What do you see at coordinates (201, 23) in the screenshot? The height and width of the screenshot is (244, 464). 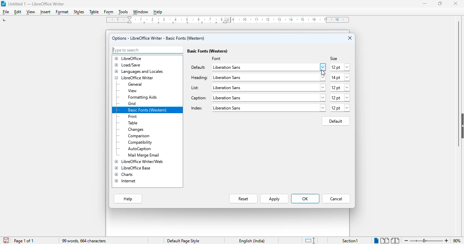 I see `center tab` at bounding box center [201, 23].